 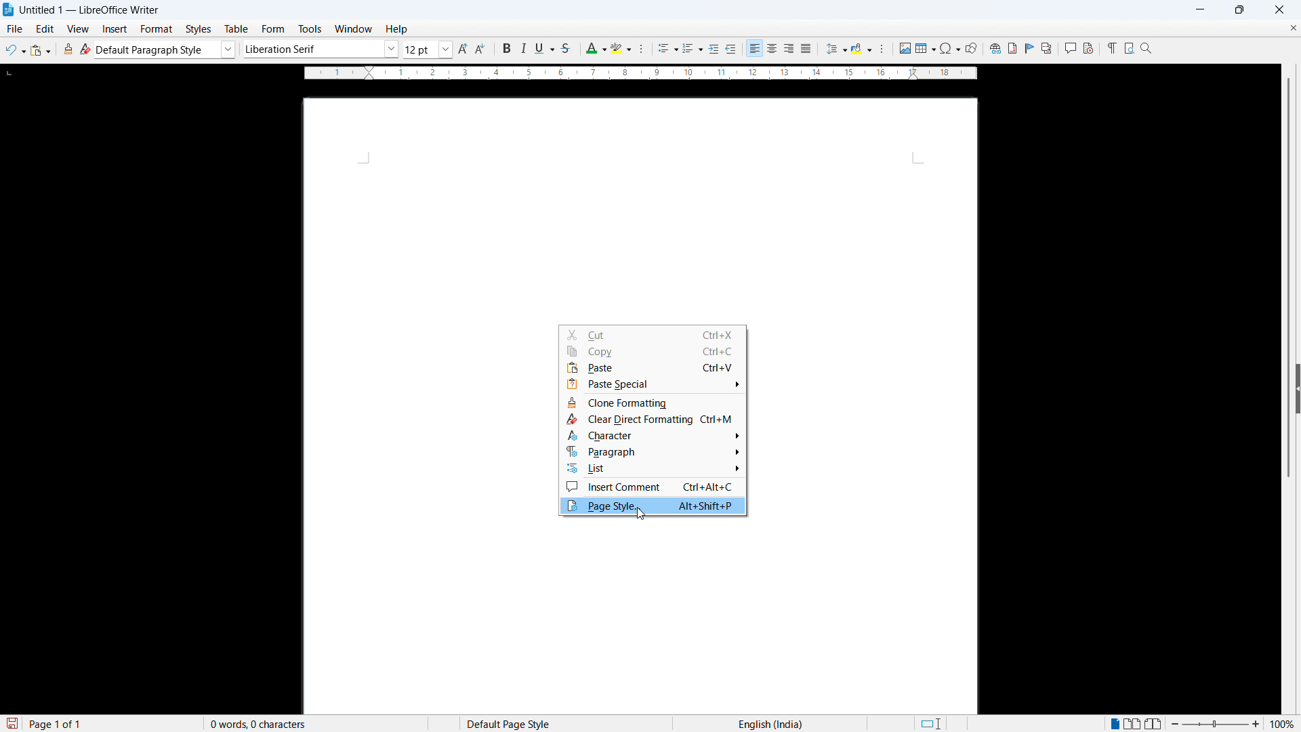 What do you see at coordinates (653, 469) in the screenshot?
I see ` list ` at bounding box center [653, 469].